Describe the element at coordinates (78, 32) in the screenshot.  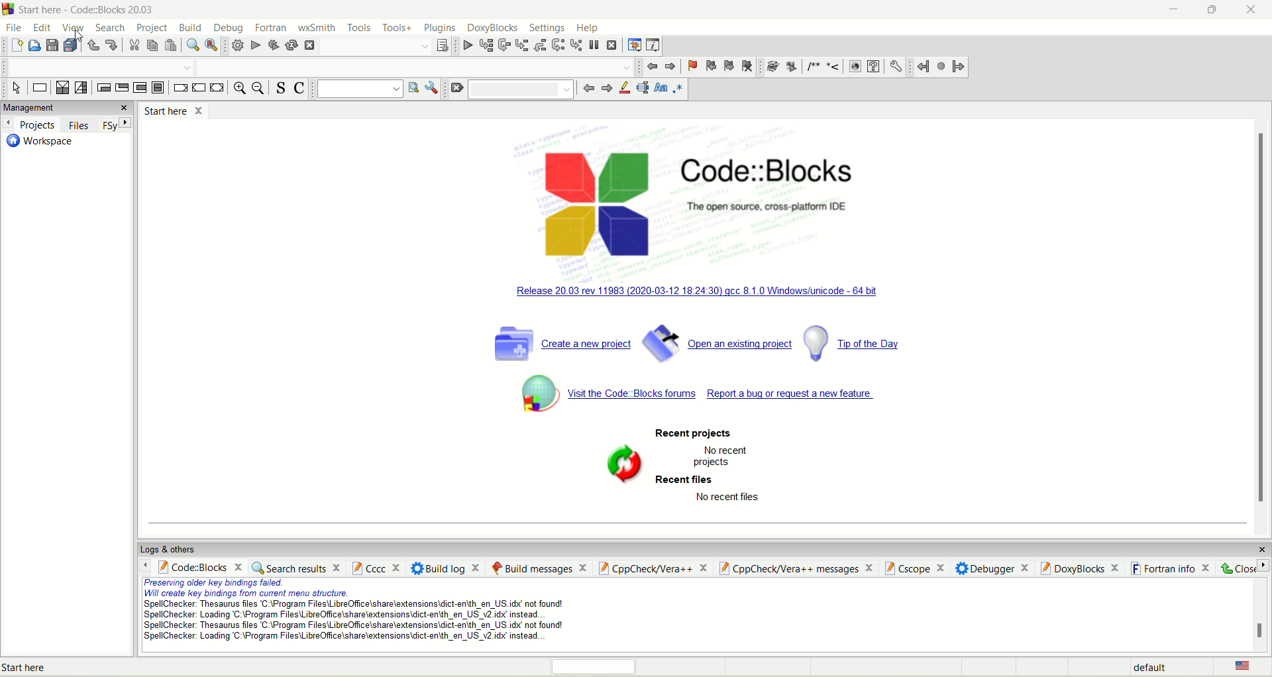
I see `Cursor` at that location.